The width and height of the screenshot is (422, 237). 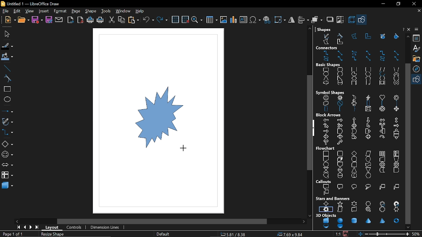 What do you see at coordinates (413, 4) in the screenshot?
I see `close` at bounding box center [413, 4].